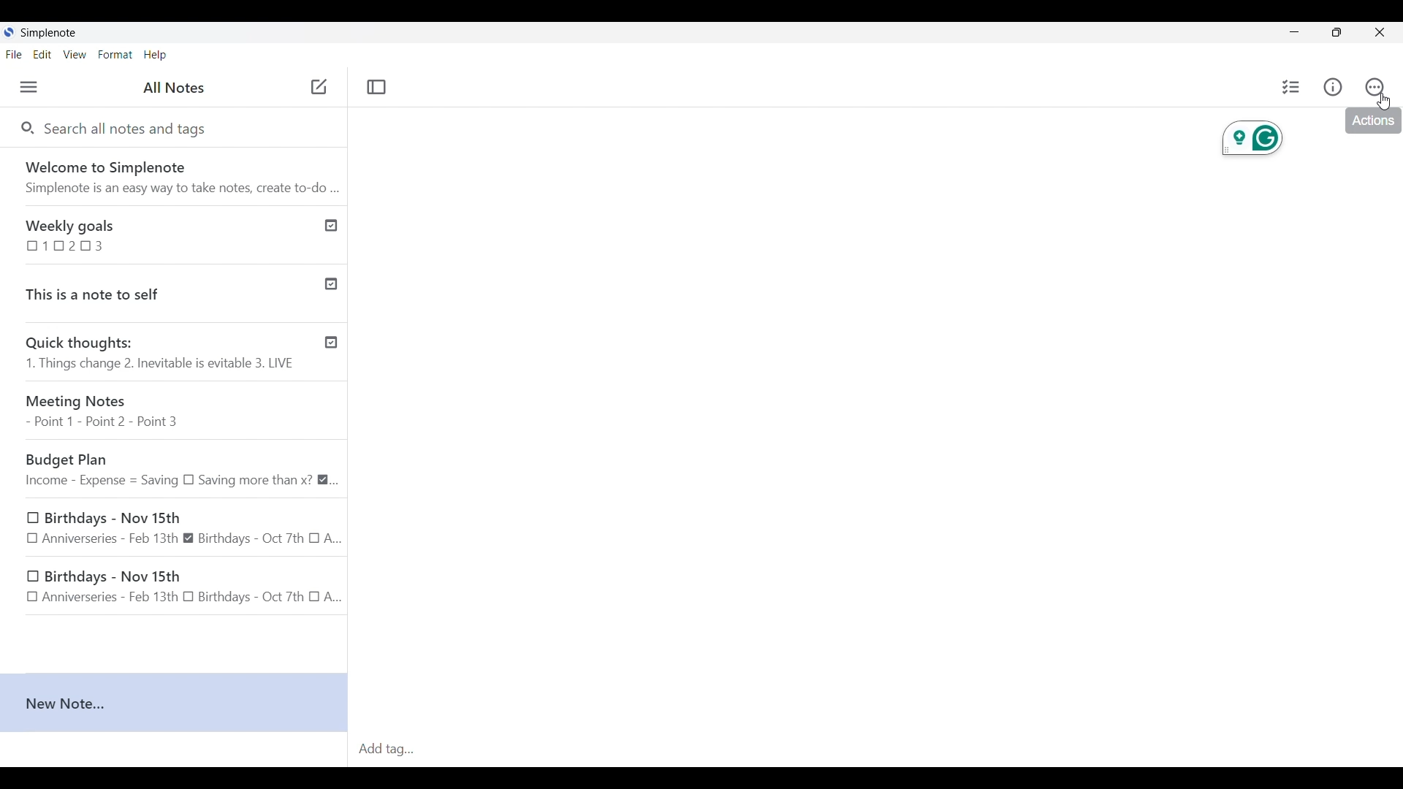  Describe the element at coordinates (1375, 86) in the screenshot. I see `Actions` at that location.